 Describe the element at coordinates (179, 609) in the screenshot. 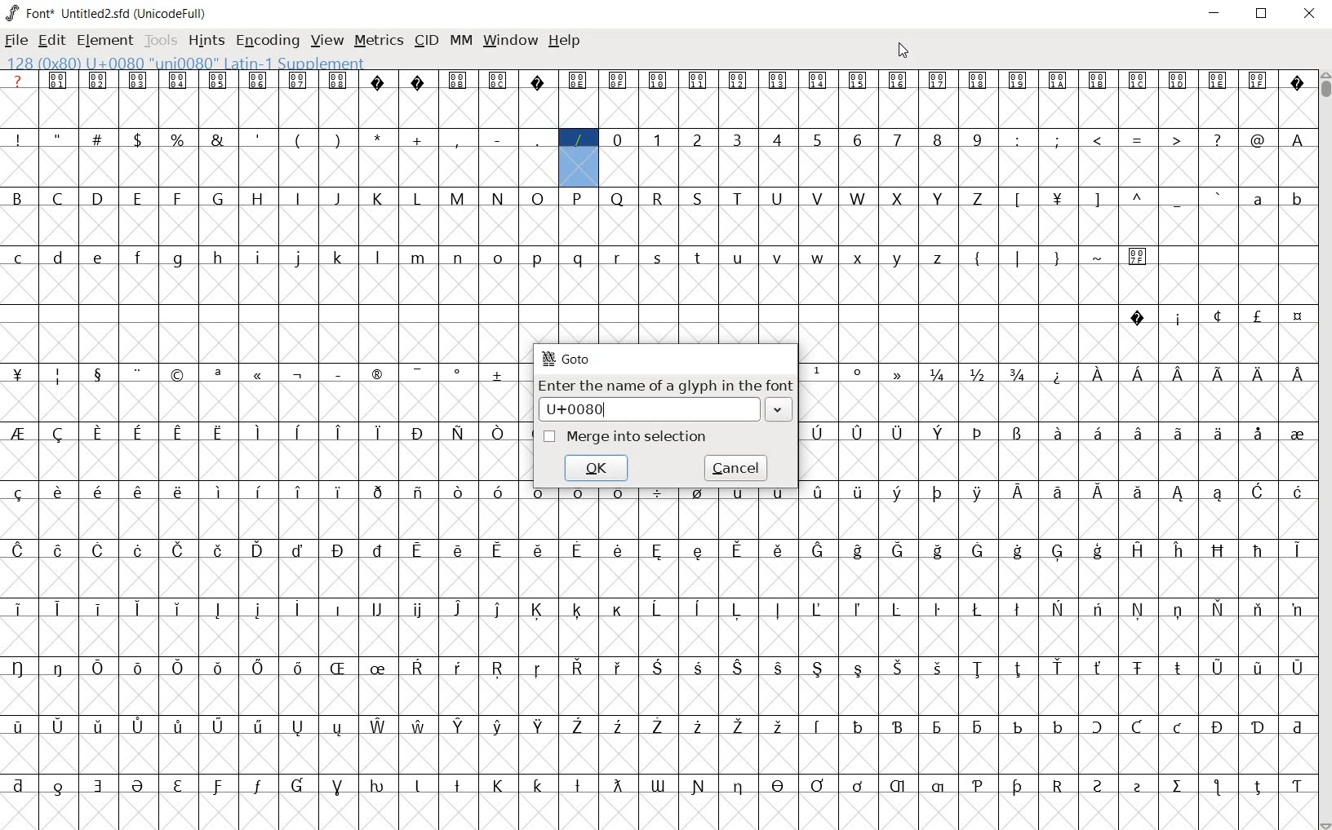

I see `glyph` at that location.